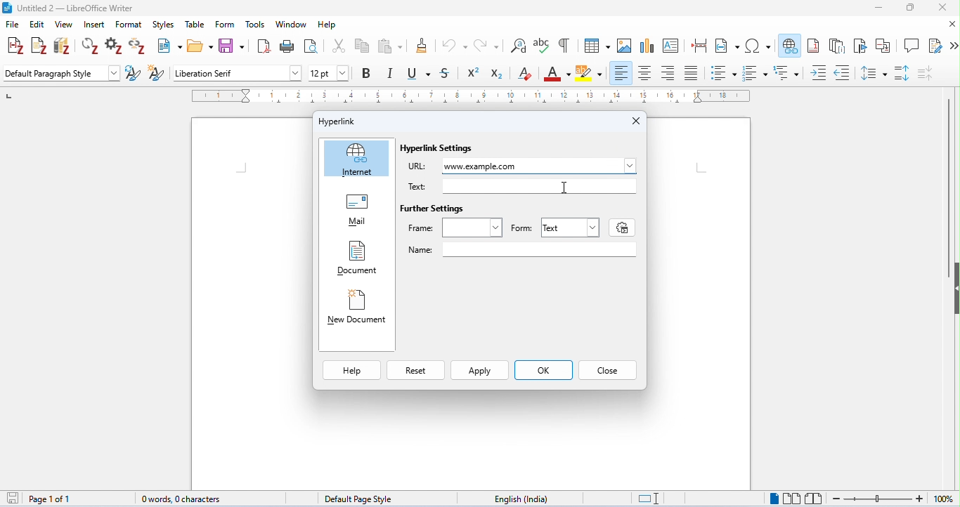 This screenshot has width=960, height=507. Describe the element at coordinates (69, 8) in the screenshot. I see `title` at that location.